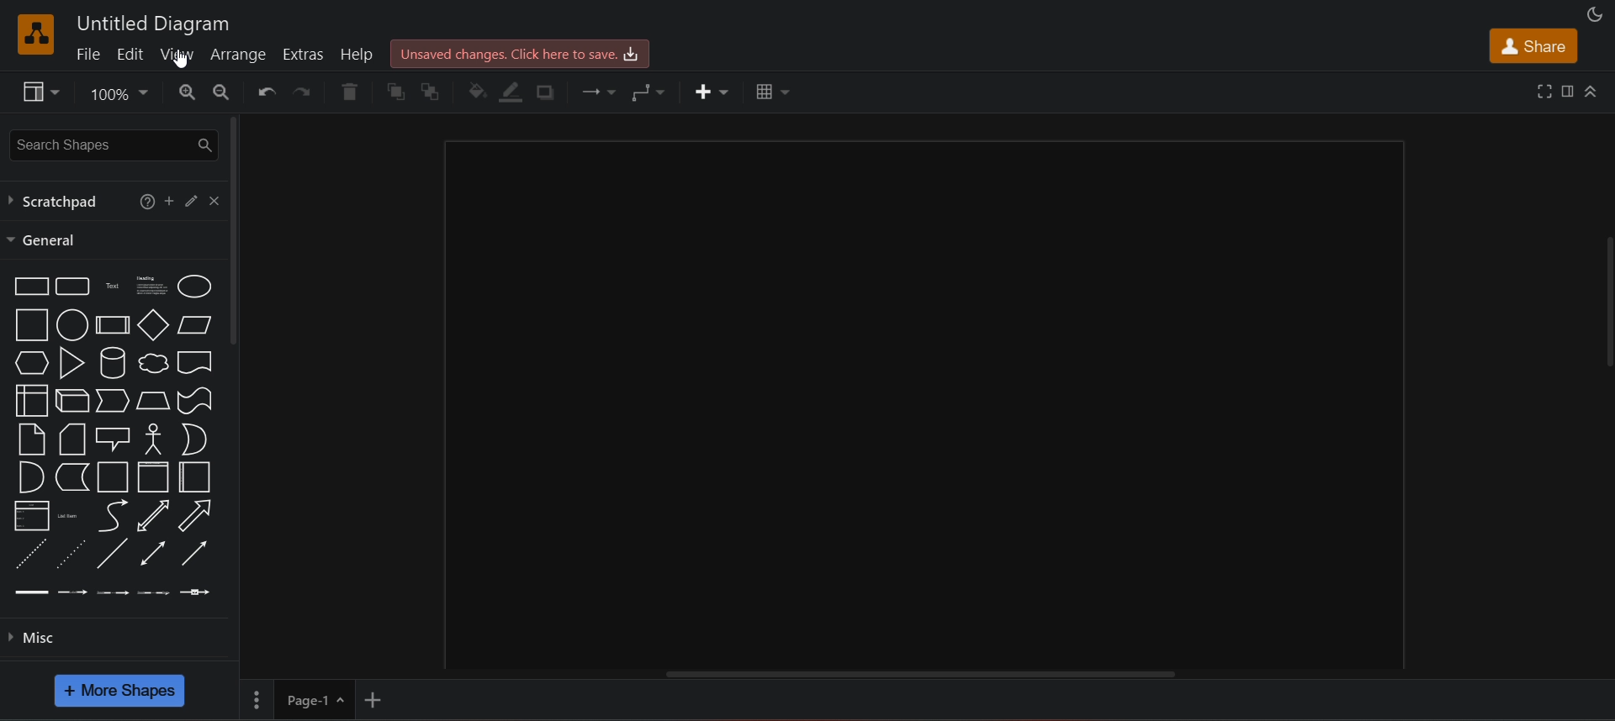 The image size is (1615, 721). What do you see at coordinates (925, 403) in the screenshot?
I see `canvas without grid lines` at bounding box center [925, 403].